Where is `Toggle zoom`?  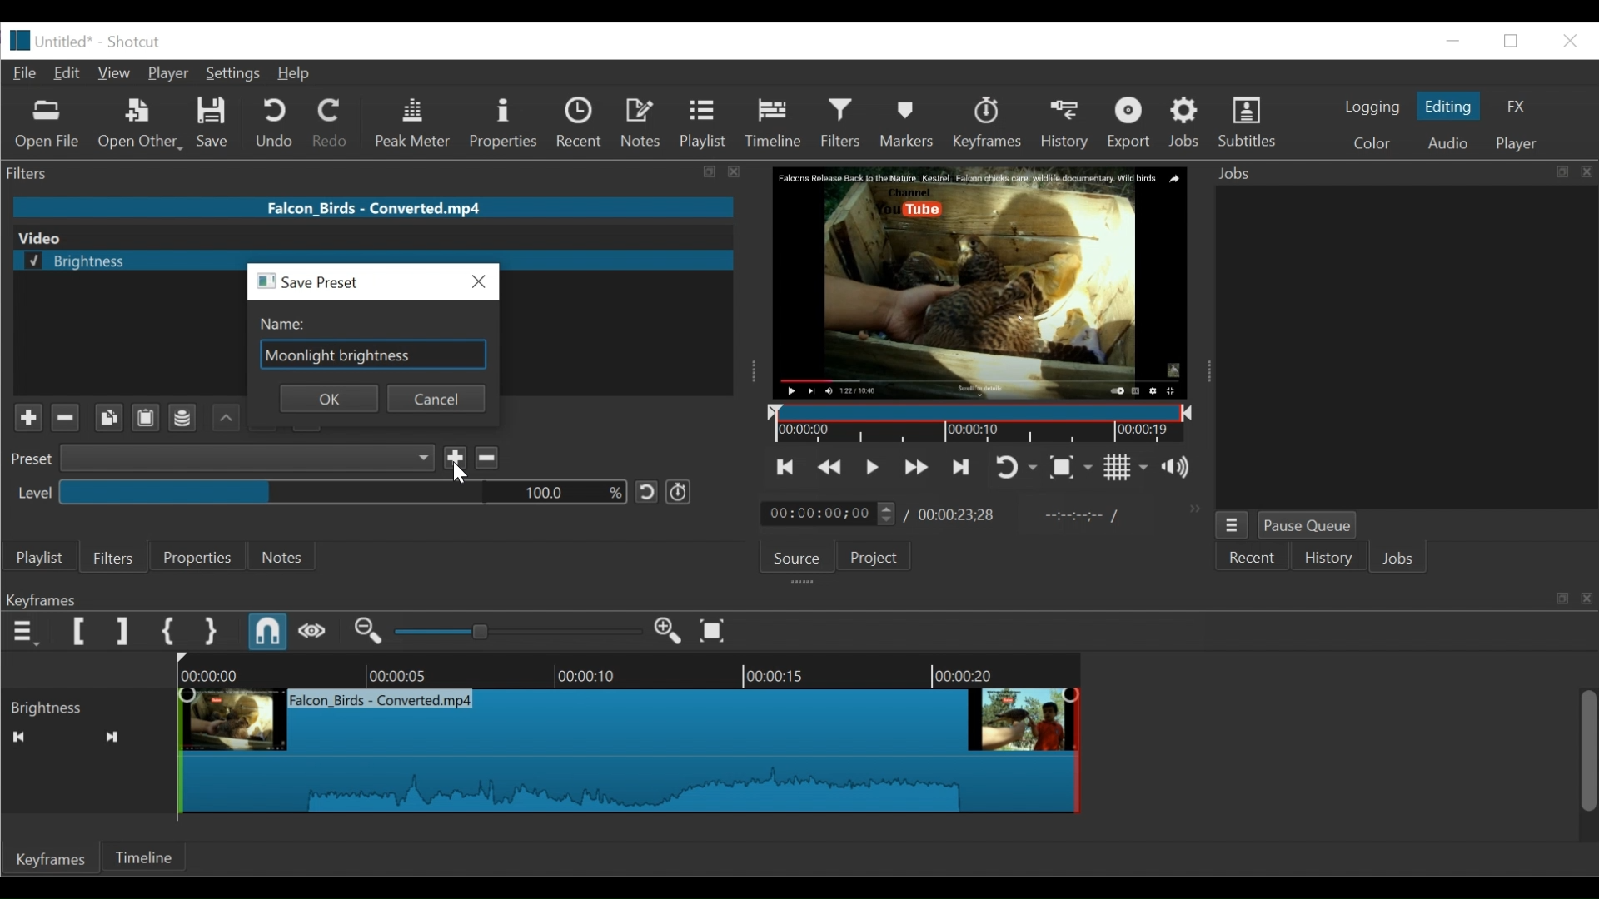
Toggle zoom is located at coordinates (1073, 468).